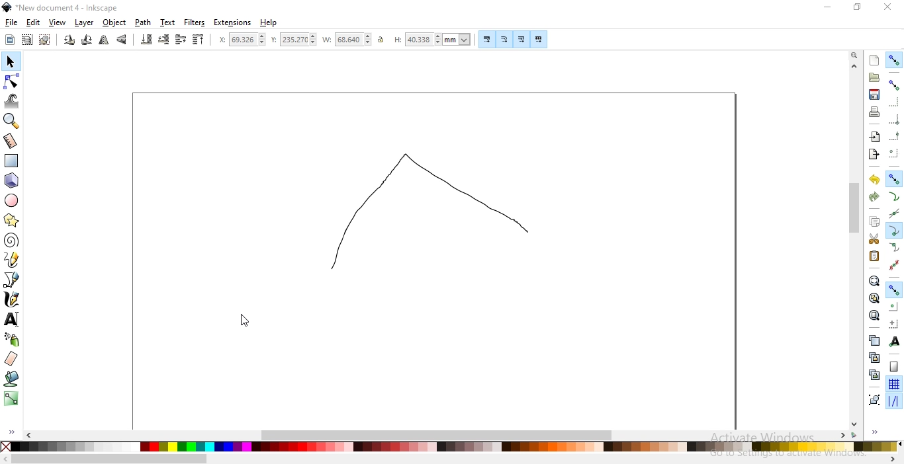 This screenshot has height=464, width=904. What do you see at coordinates (428, 210) in the screenshot?
I see `object image` at bounding box center [428, 210].